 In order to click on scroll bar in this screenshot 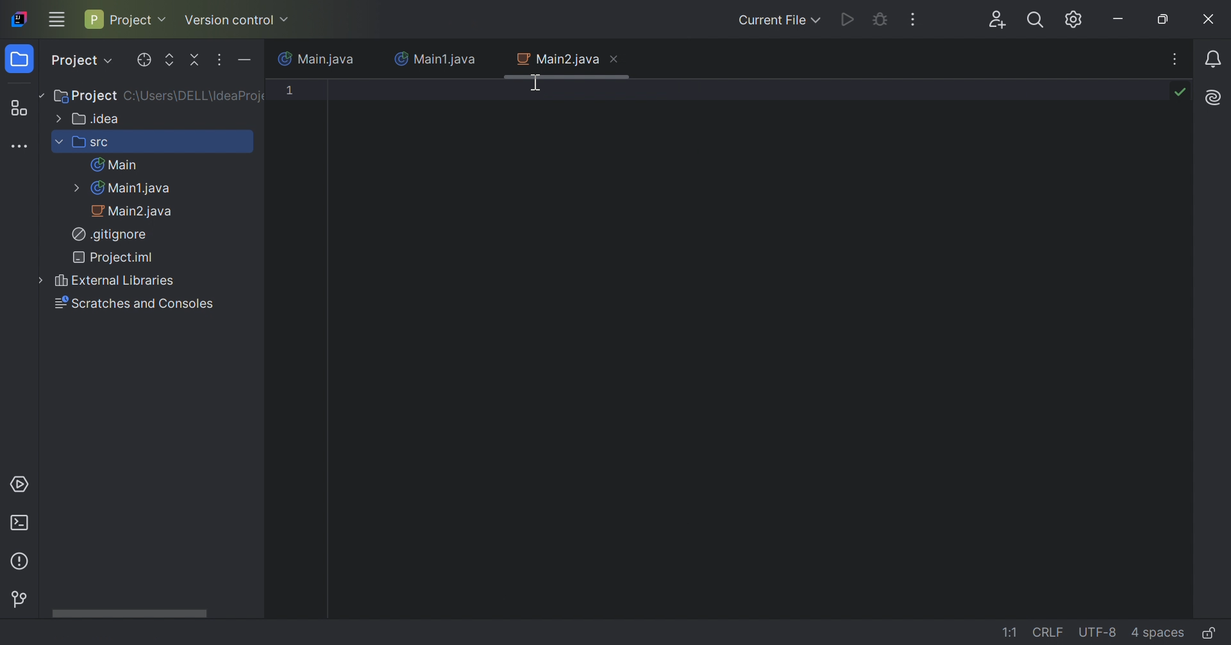, I will do `click(132, 610)`.